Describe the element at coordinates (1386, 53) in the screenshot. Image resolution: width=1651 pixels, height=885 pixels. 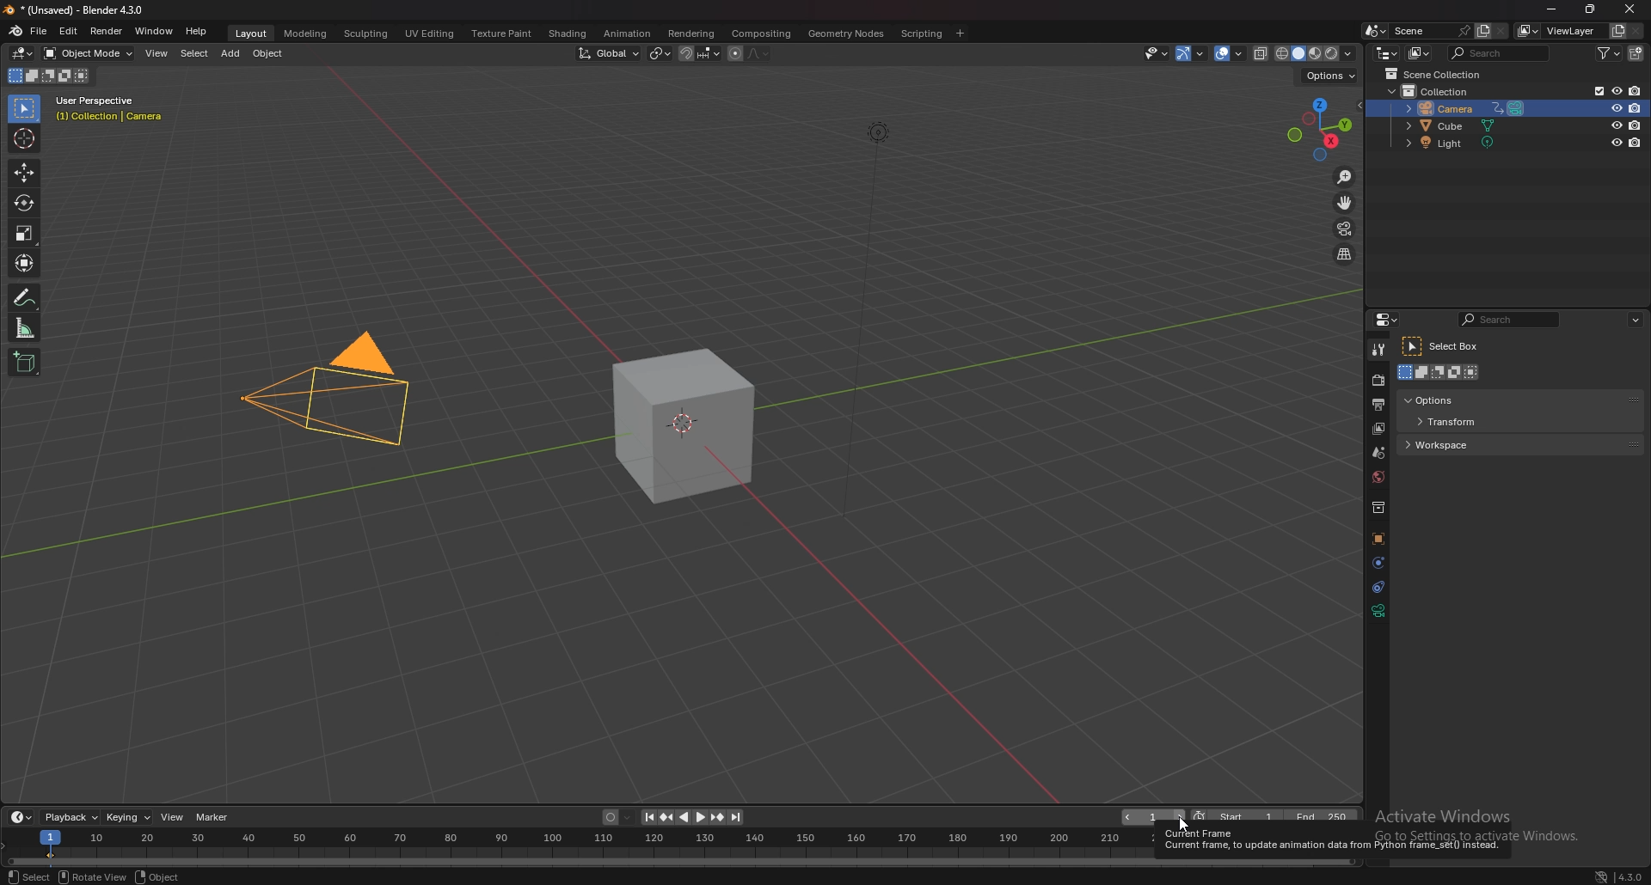
I see `editor type` at that location.